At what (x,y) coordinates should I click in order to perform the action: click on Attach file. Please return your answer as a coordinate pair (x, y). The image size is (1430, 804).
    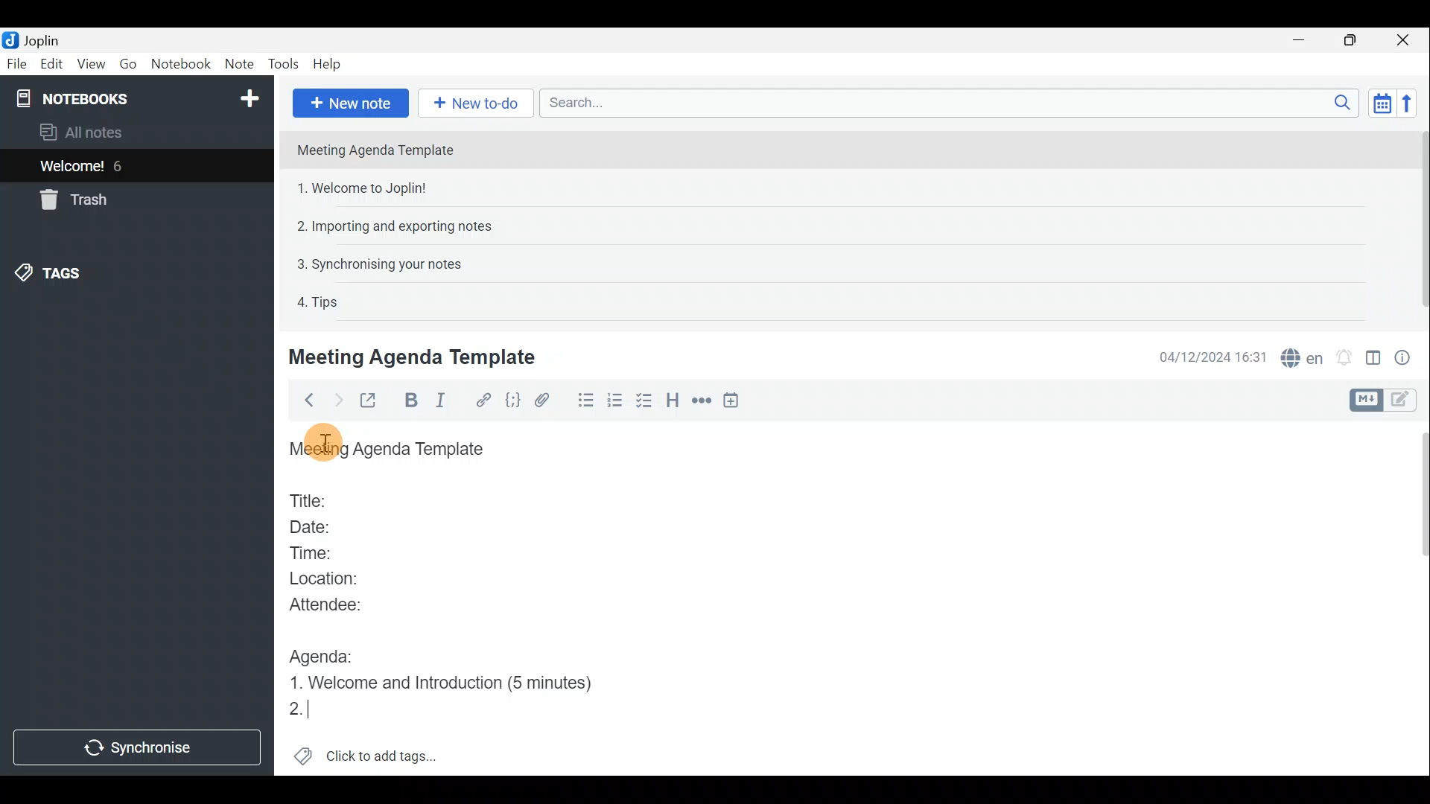
    Looking at the image, I should click on (549, 401).